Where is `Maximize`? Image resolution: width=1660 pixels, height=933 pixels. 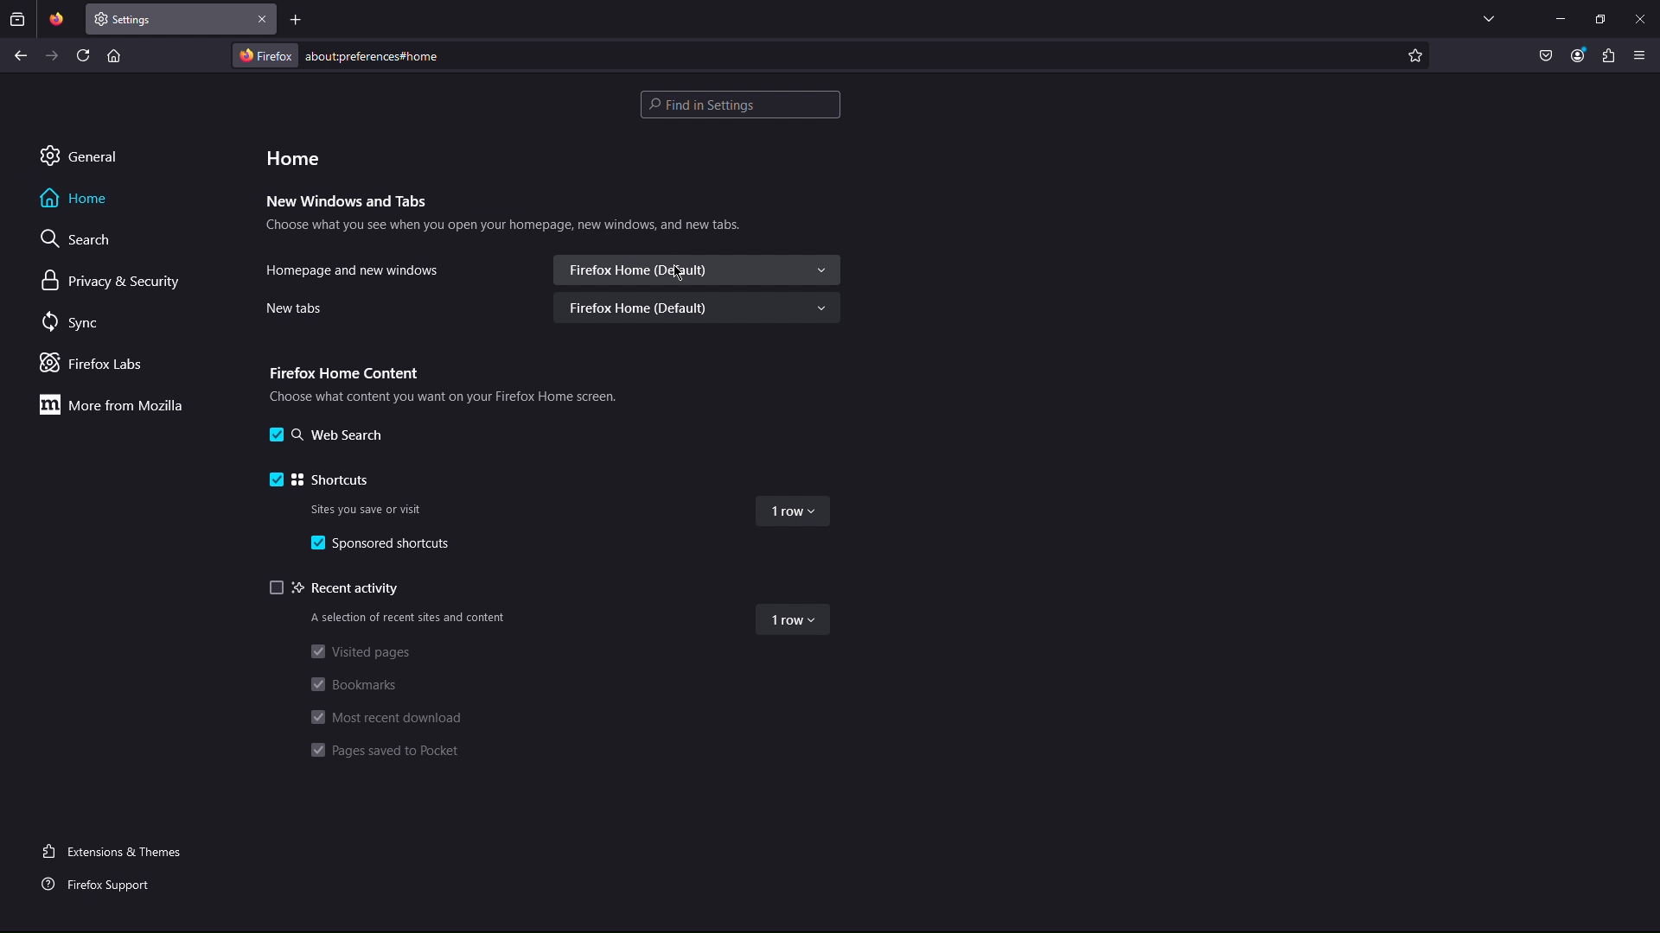 Maximize is located at coordinates (1600, 18).